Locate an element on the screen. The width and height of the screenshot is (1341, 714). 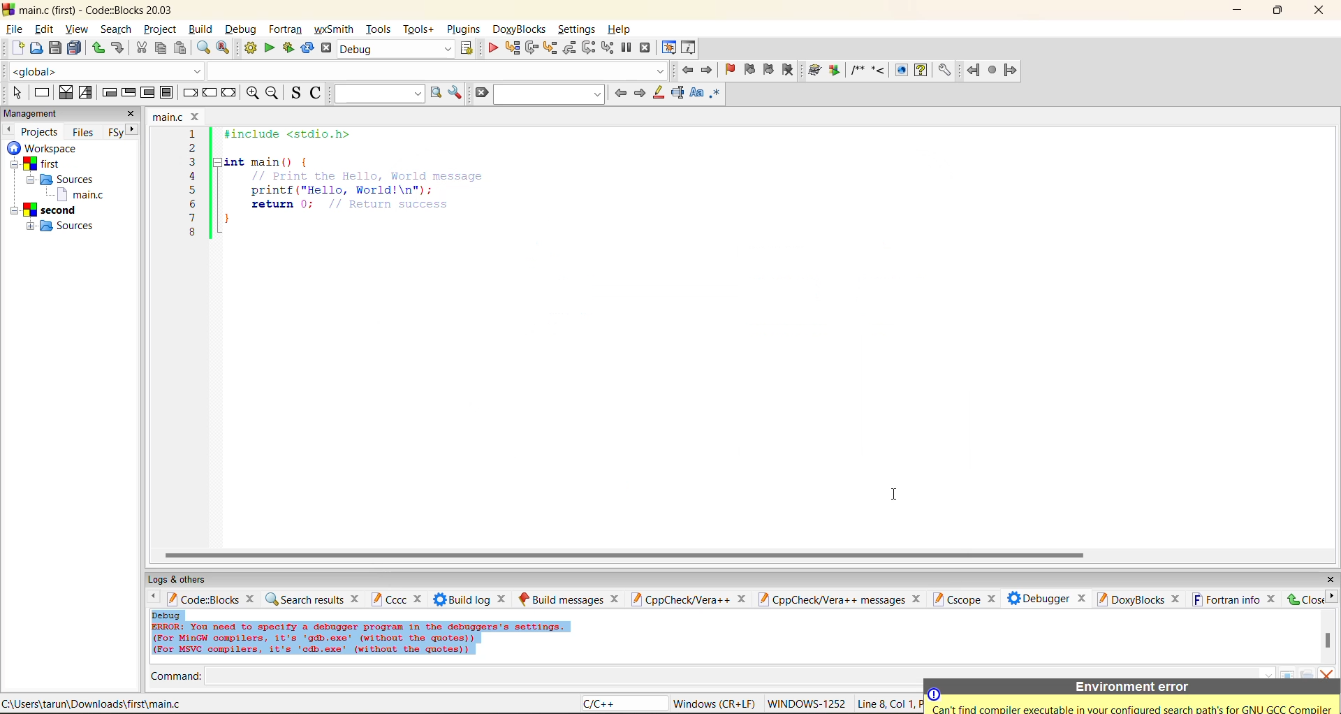
edit is located at coordinates (46, 29).